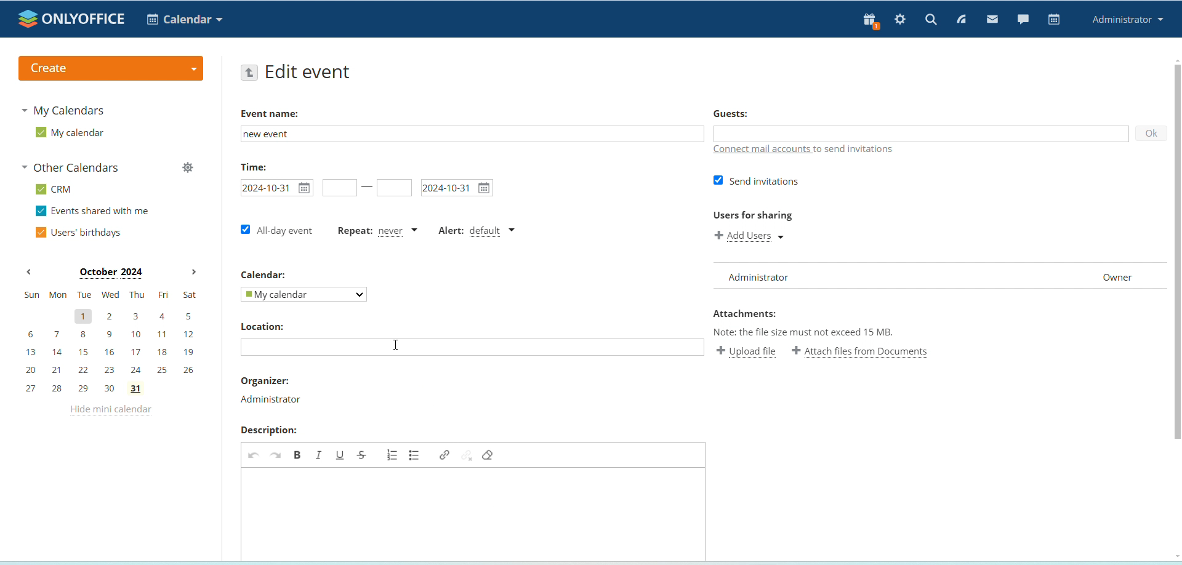 Image resolution: width=1182 pixels, height=565 pixels. I want to click on logo, so click(73, 18).